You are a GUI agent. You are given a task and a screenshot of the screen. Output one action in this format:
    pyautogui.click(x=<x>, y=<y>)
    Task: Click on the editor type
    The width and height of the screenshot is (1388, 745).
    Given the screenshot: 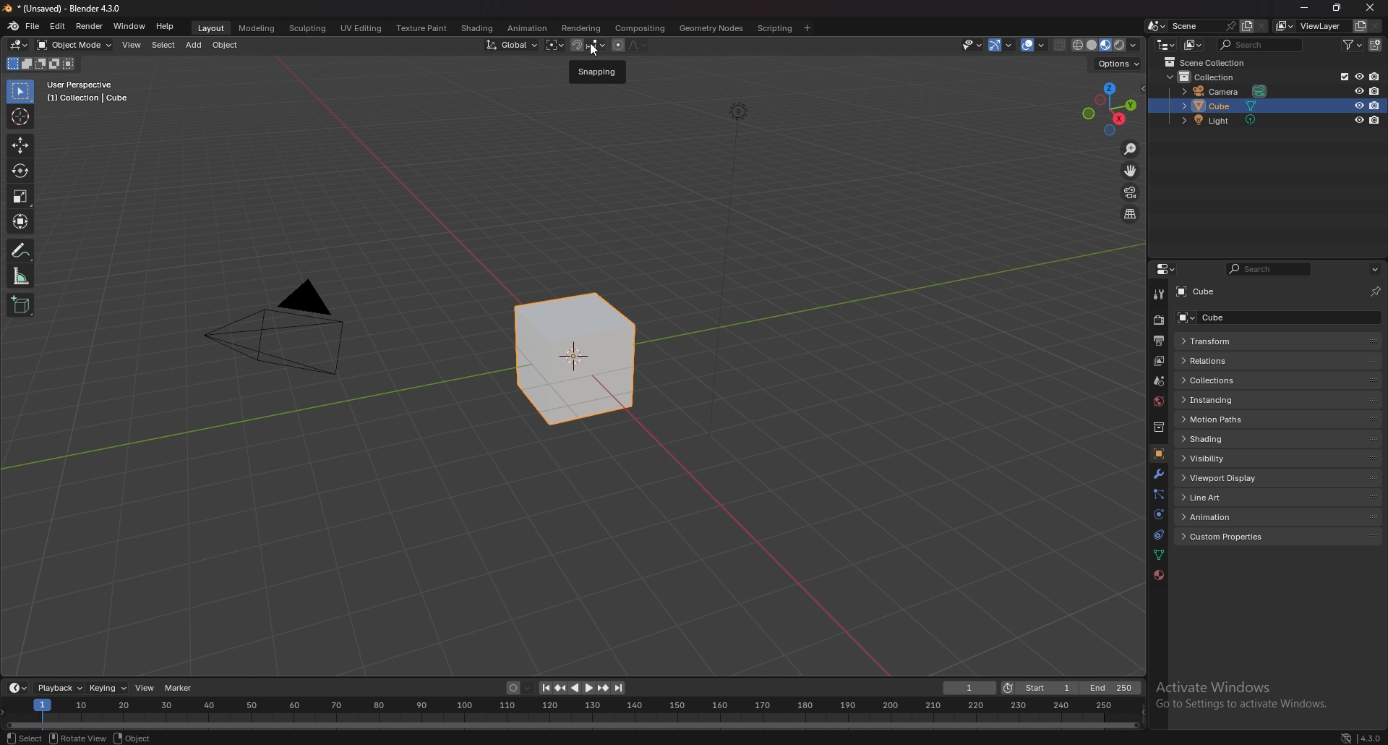 What is the action you would take?
    pyautogui.click(x=18, y=687)
    